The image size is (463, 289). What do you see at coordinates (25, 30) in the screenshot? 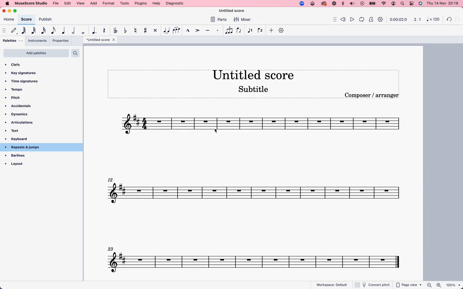
I see `64th note` at bounding box center [25, 30].